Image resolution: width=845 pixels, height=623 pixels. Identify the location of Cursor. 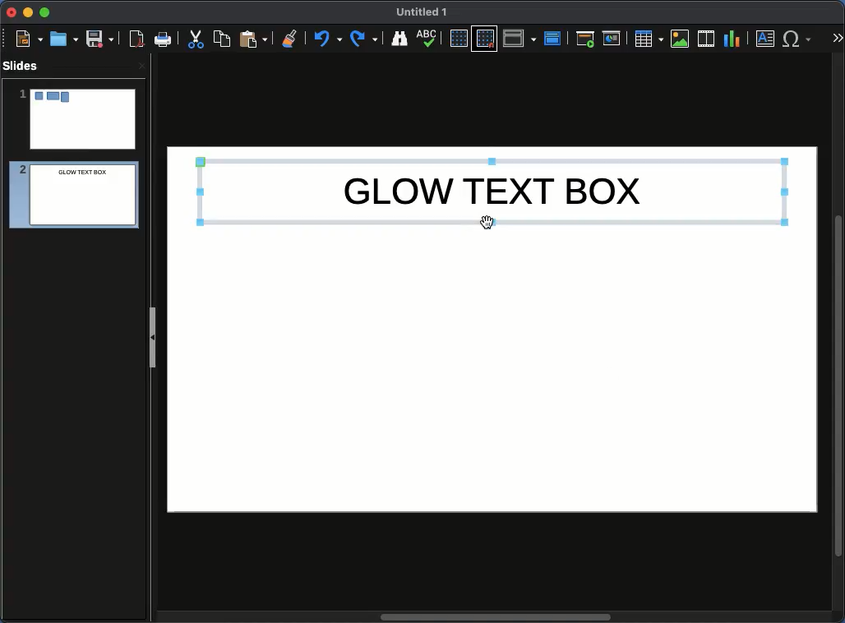
(491, 224).